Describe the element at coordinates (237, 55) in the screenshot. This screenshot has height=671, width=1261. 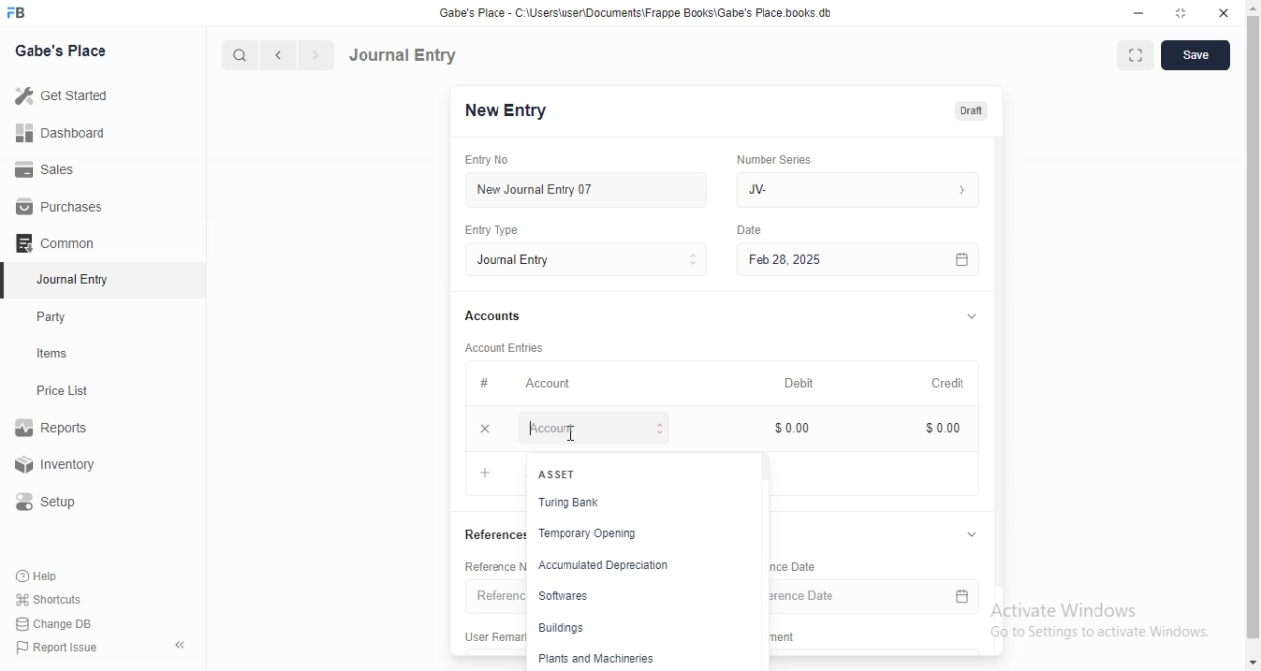
I see `search` at that location.